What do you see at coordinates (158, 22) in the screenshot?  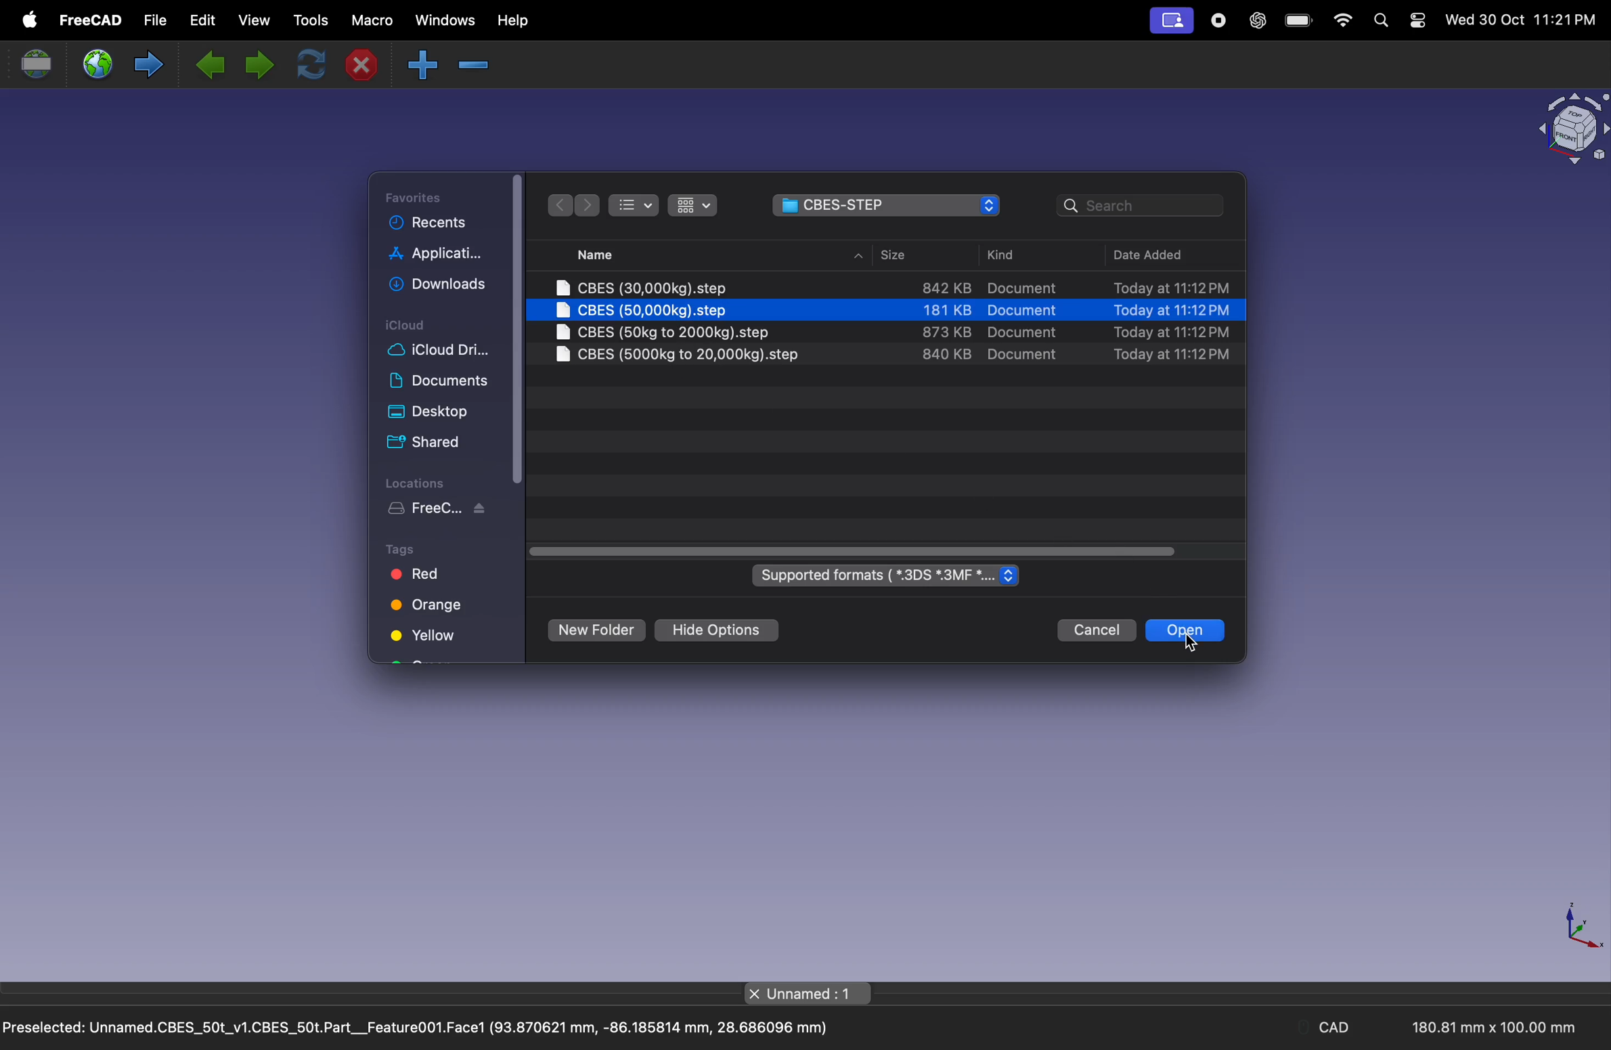 I see `file` at bounding box center [158, 22].